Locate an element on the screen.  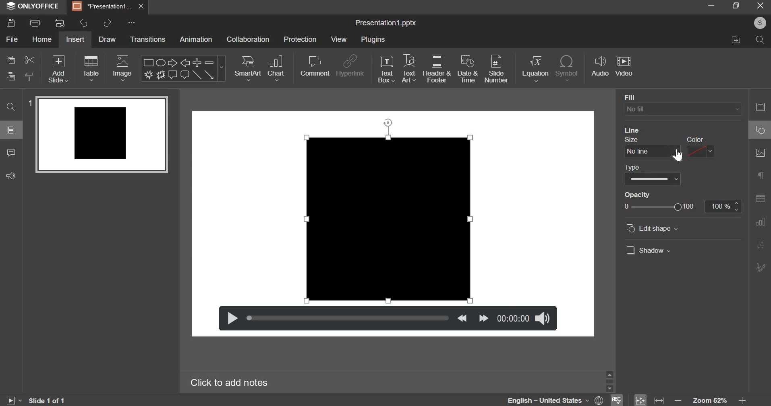
play is located at coordinates (230, 317).